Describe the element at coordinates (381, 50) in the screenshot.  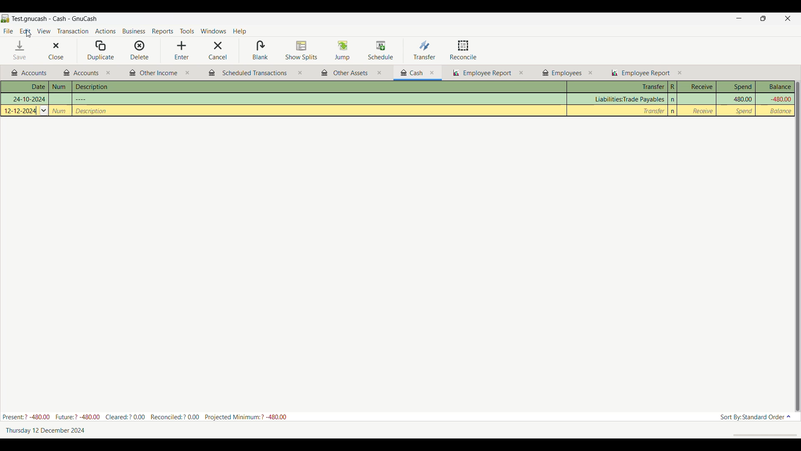
I see `Schedule` at that location.